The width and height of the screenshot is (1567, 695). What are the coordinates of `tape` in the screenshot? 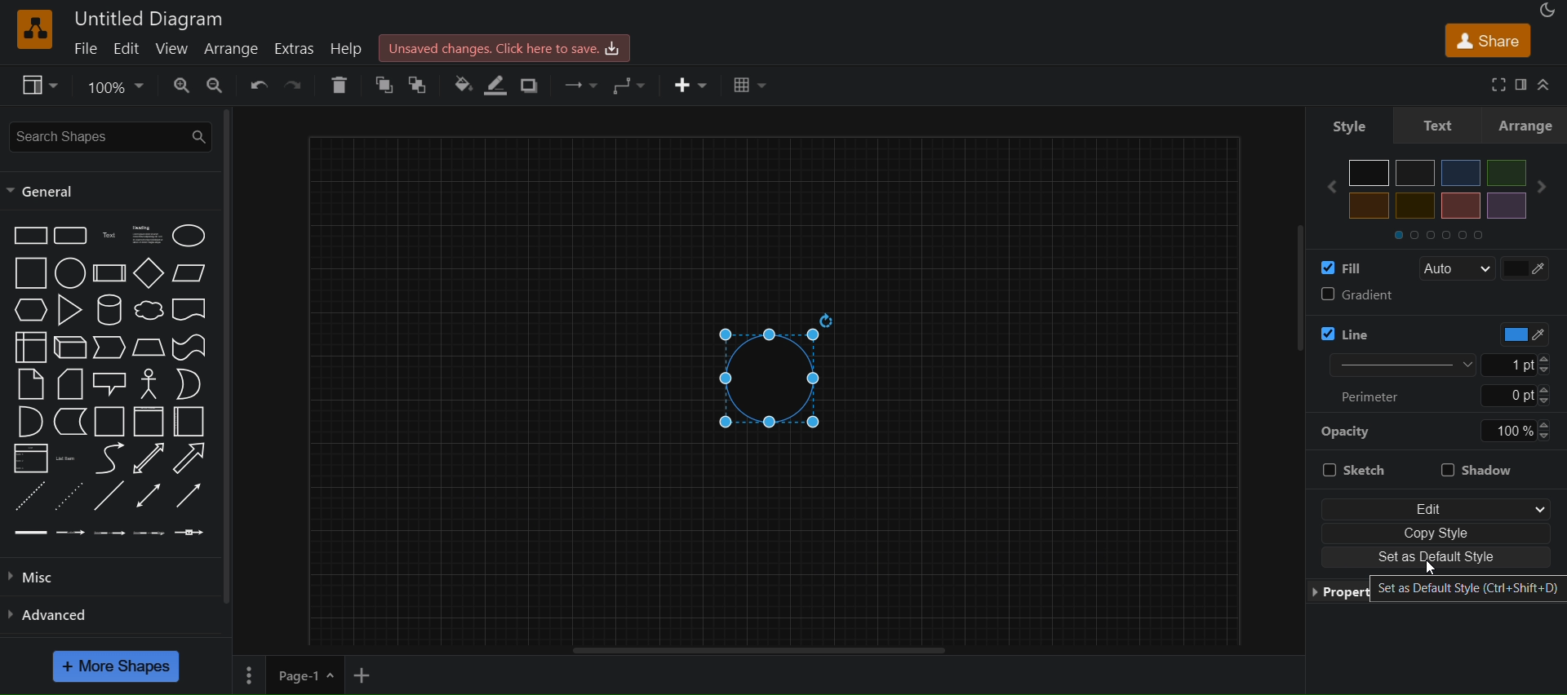 It's located at (192, 346).